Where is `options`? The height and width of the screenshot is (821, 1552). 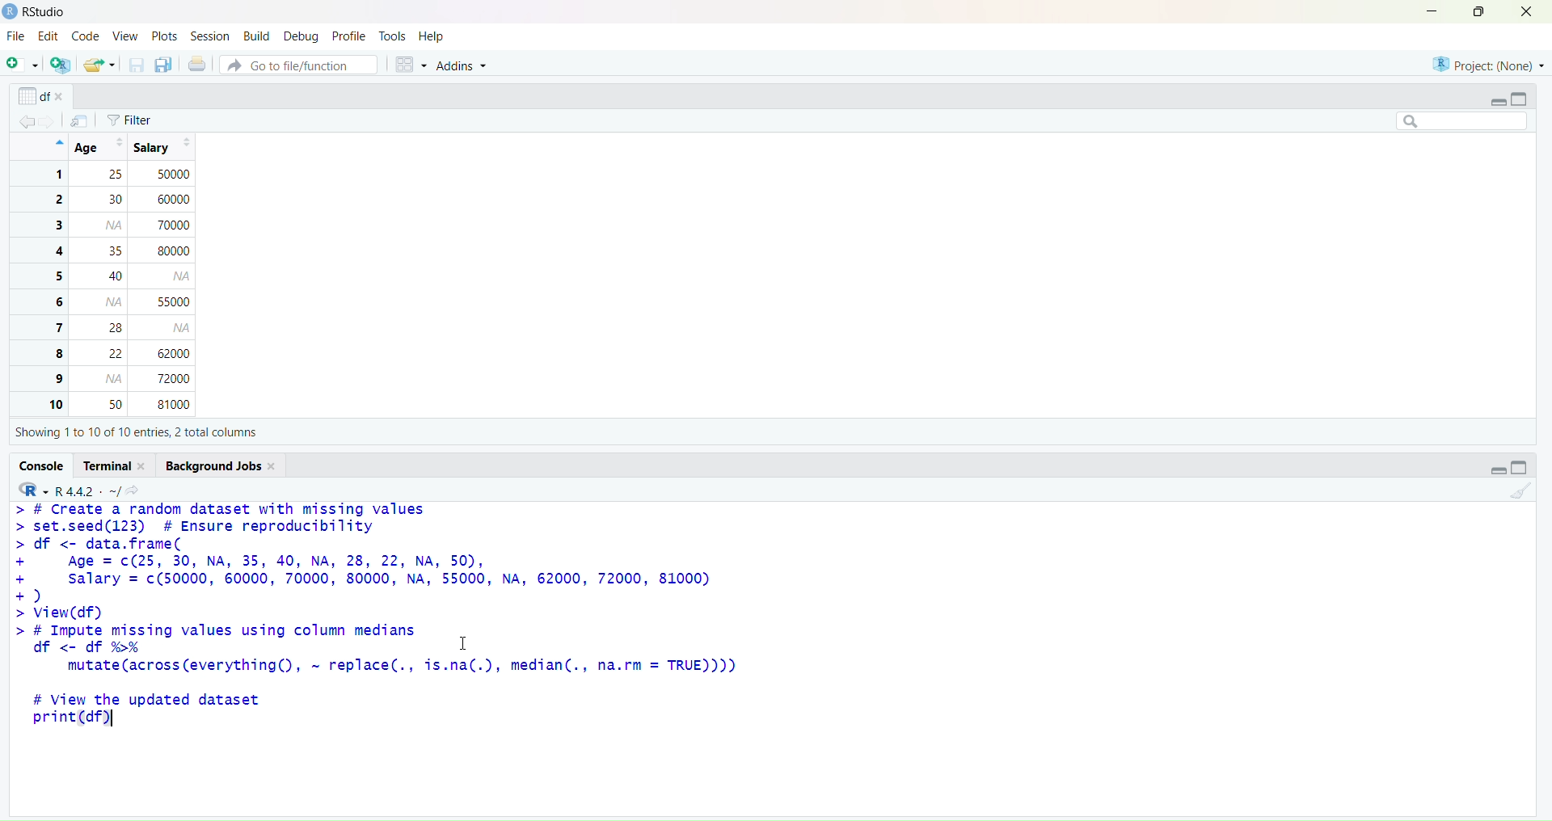 options is located at coordinates (79, 121).